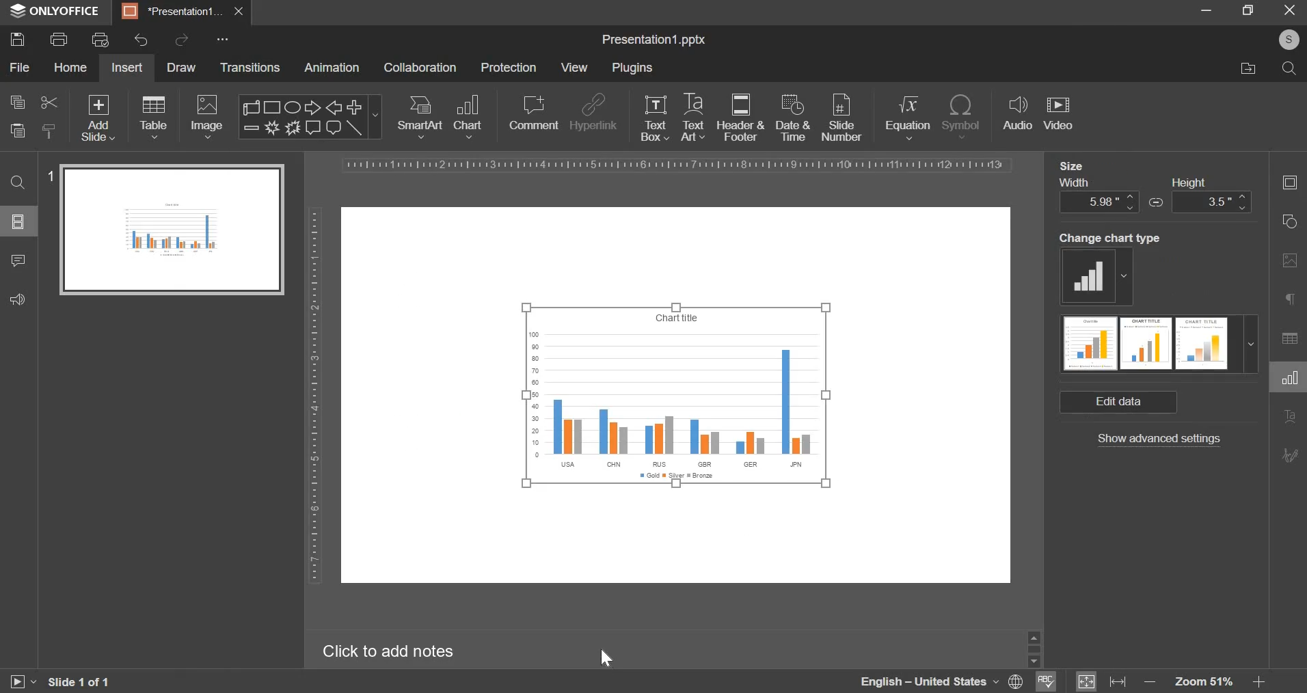  I want to click on comment, so click(533, 113).